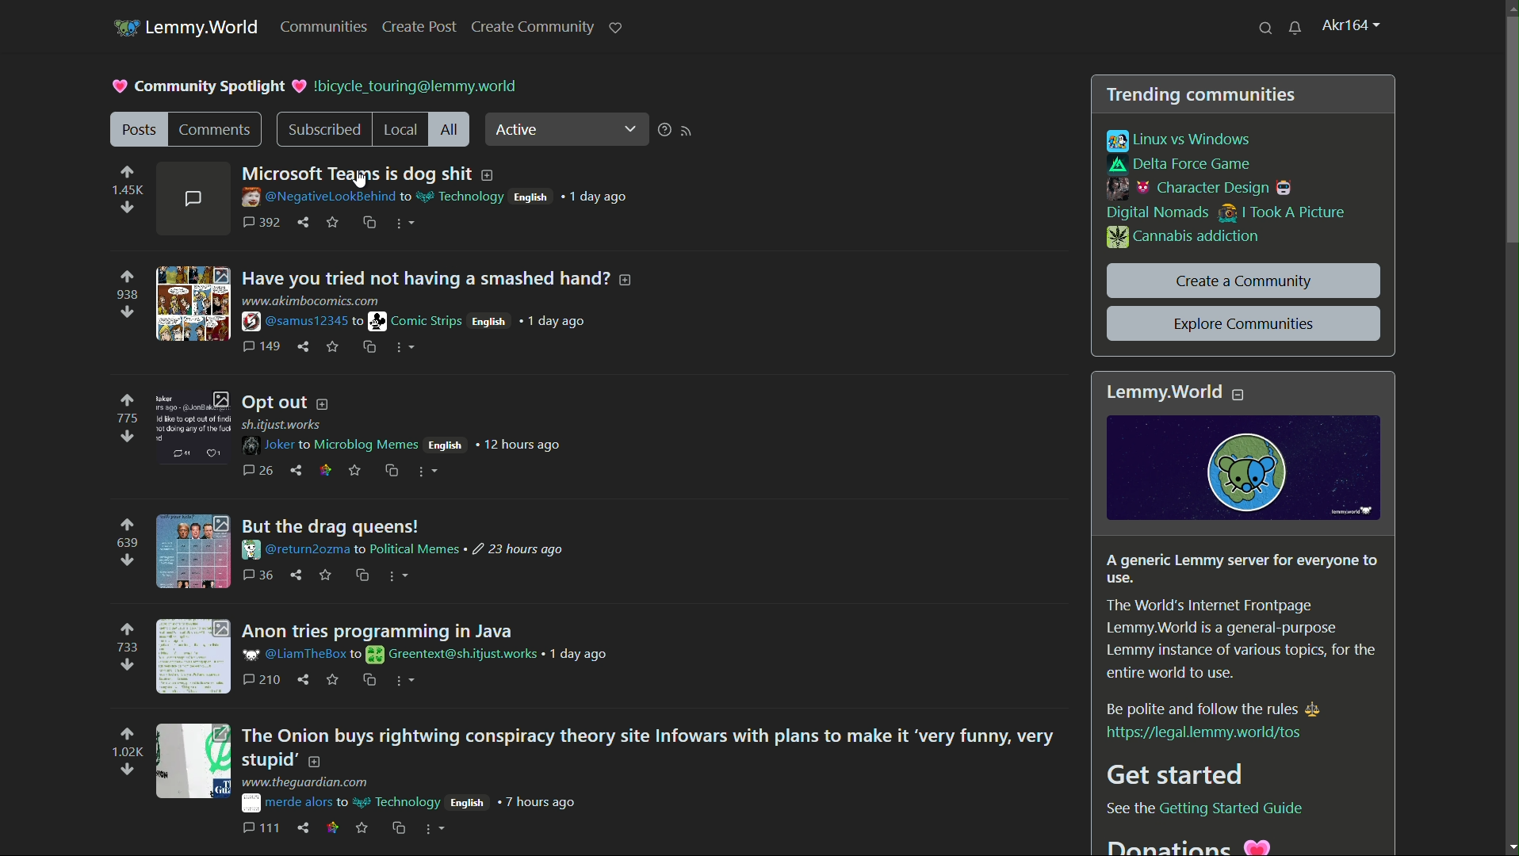 This screenshot has height=856, width=1519. What do you see at coordinates (126, 399) in the screenshot?
I see `upvote` at bounding box center [126, 399].